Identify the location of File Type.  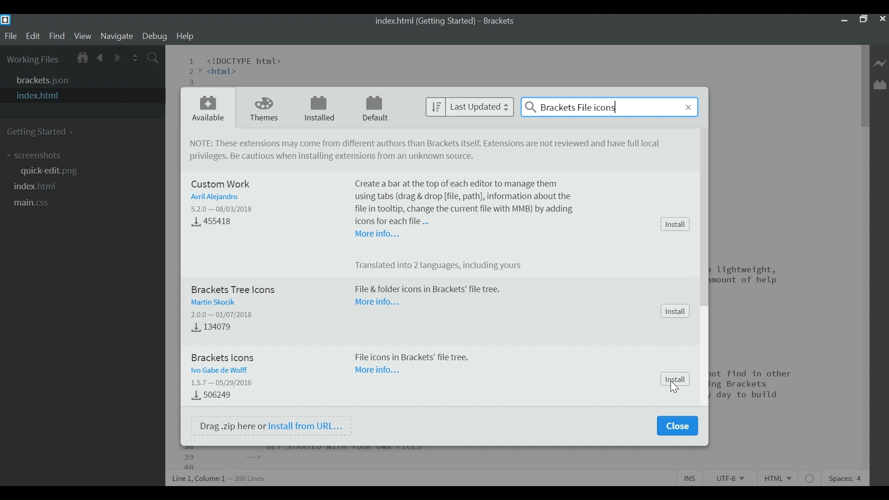
(780, 477).